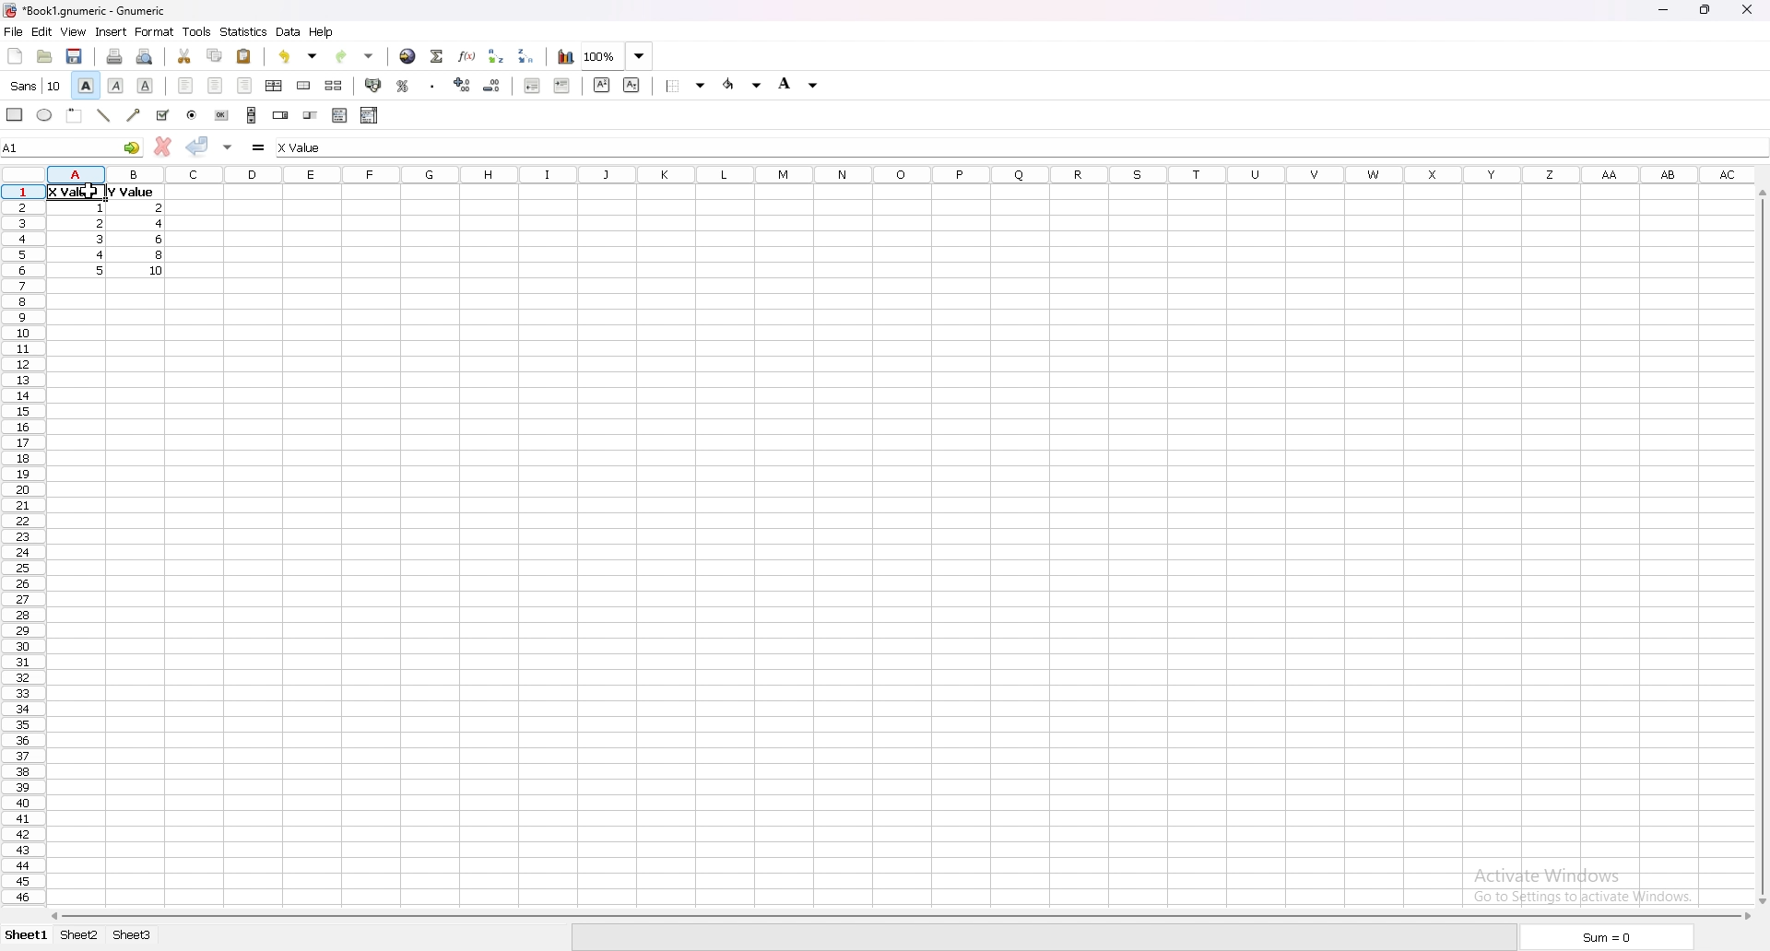 The width and height of the screenshot is (1770, 951). I want to click on sheet 2, so click(80, 936).